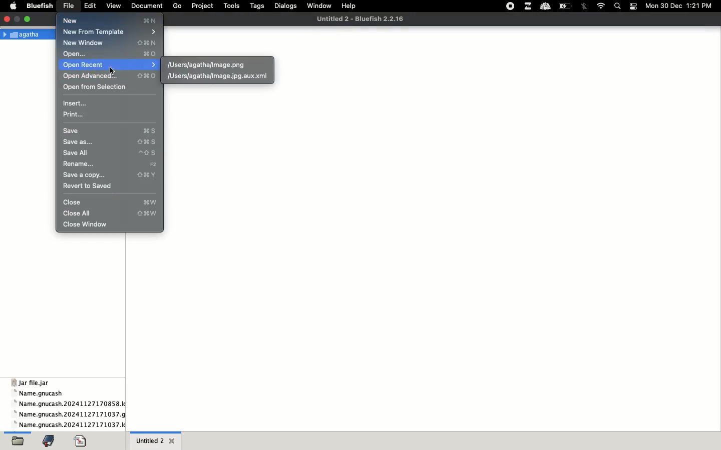 The height and width of the screenshot is (450, 721). Describe the element at coordinates (70, 414) in the screenshot. I see `name gnucash` at that location.